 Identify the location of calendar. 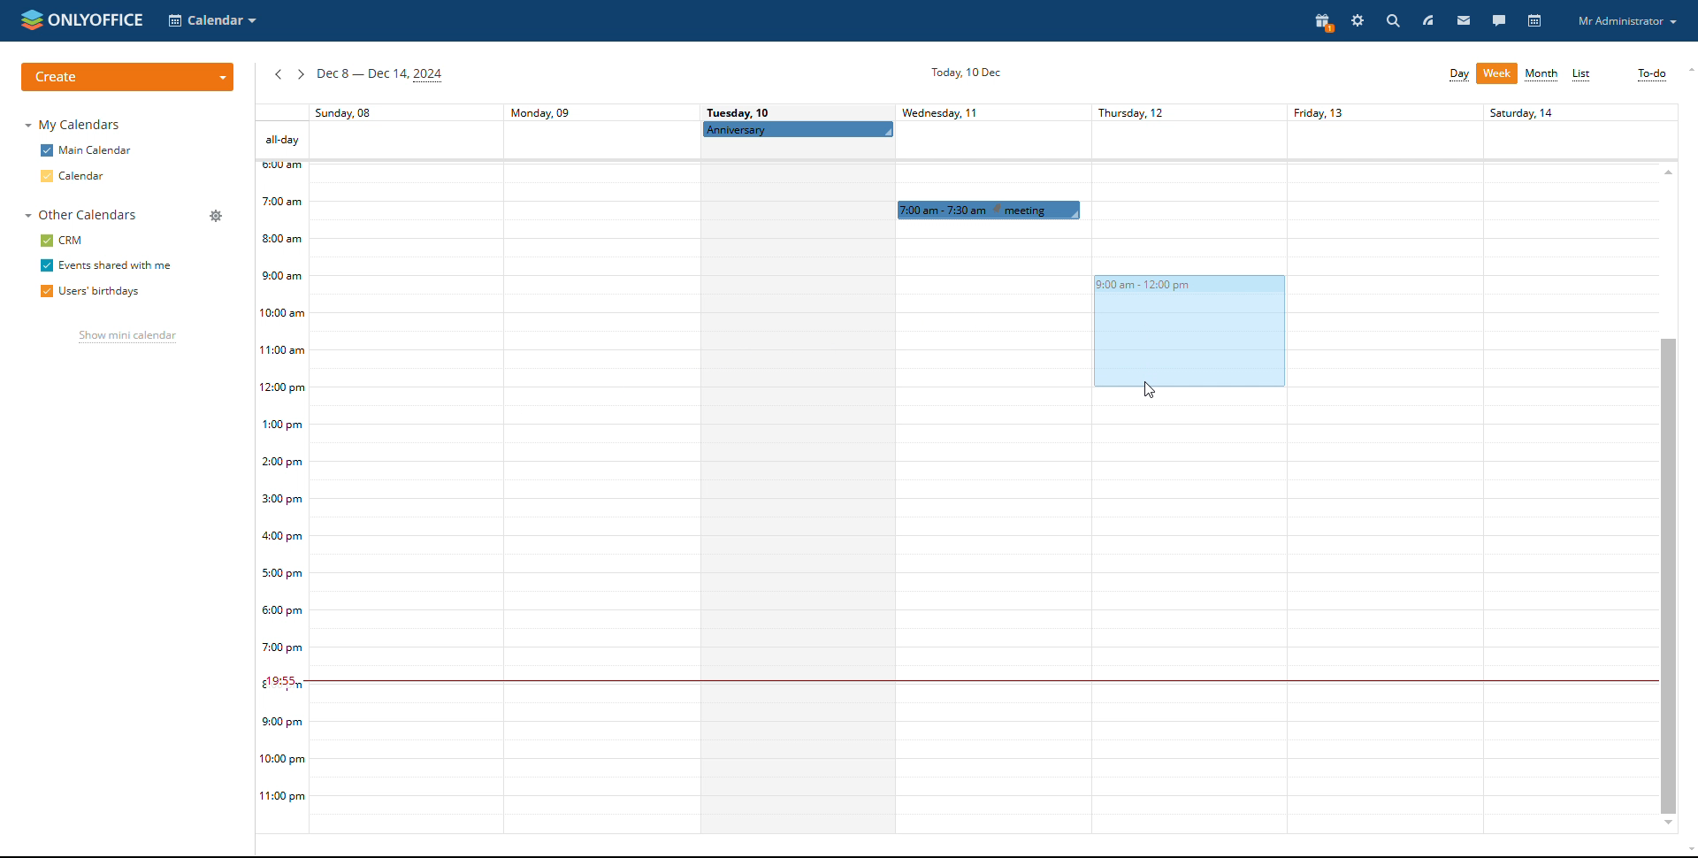
(1536, 21).